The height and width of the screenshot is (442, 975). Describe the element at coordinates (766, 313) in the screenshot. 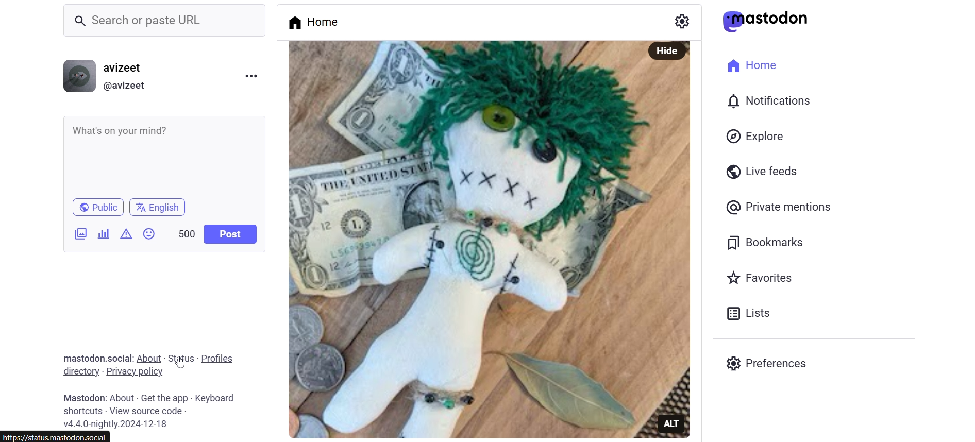

I see `lists` at that location.